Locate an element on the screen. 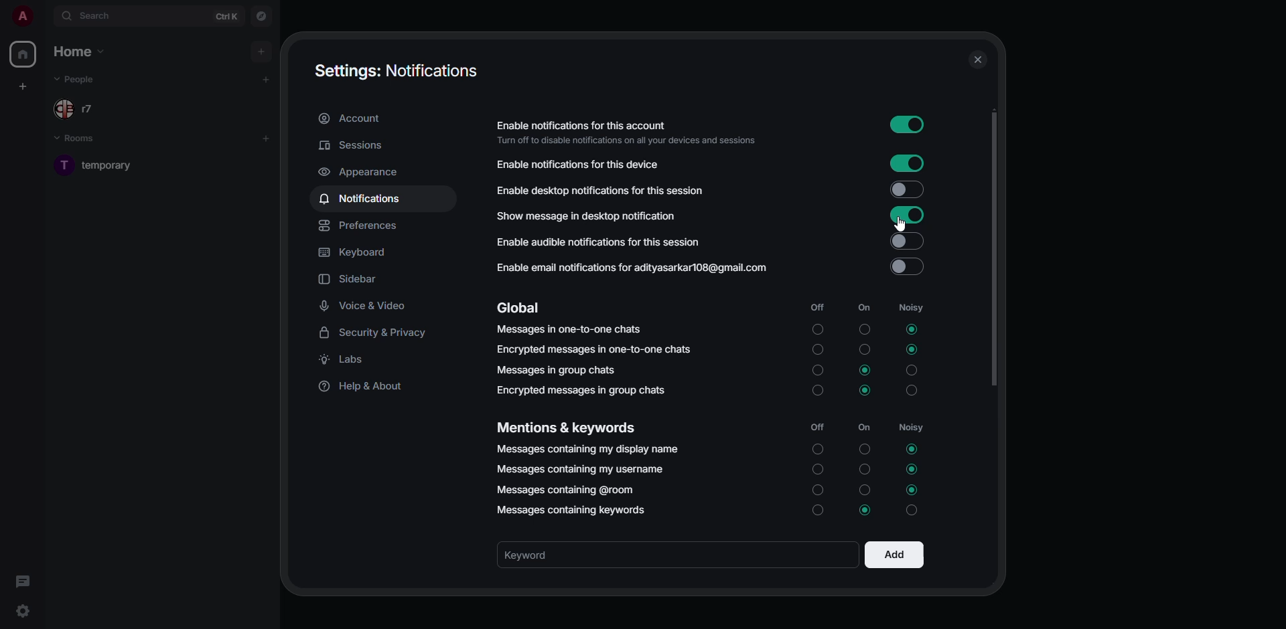 Image resolution: width=1286 pixels, height=629 pixels. appearance is located at coordinates (362, 171).